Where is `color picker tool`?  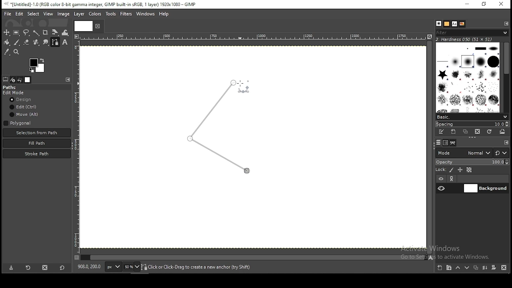
color picker tool is located at coordinates (7, 52).